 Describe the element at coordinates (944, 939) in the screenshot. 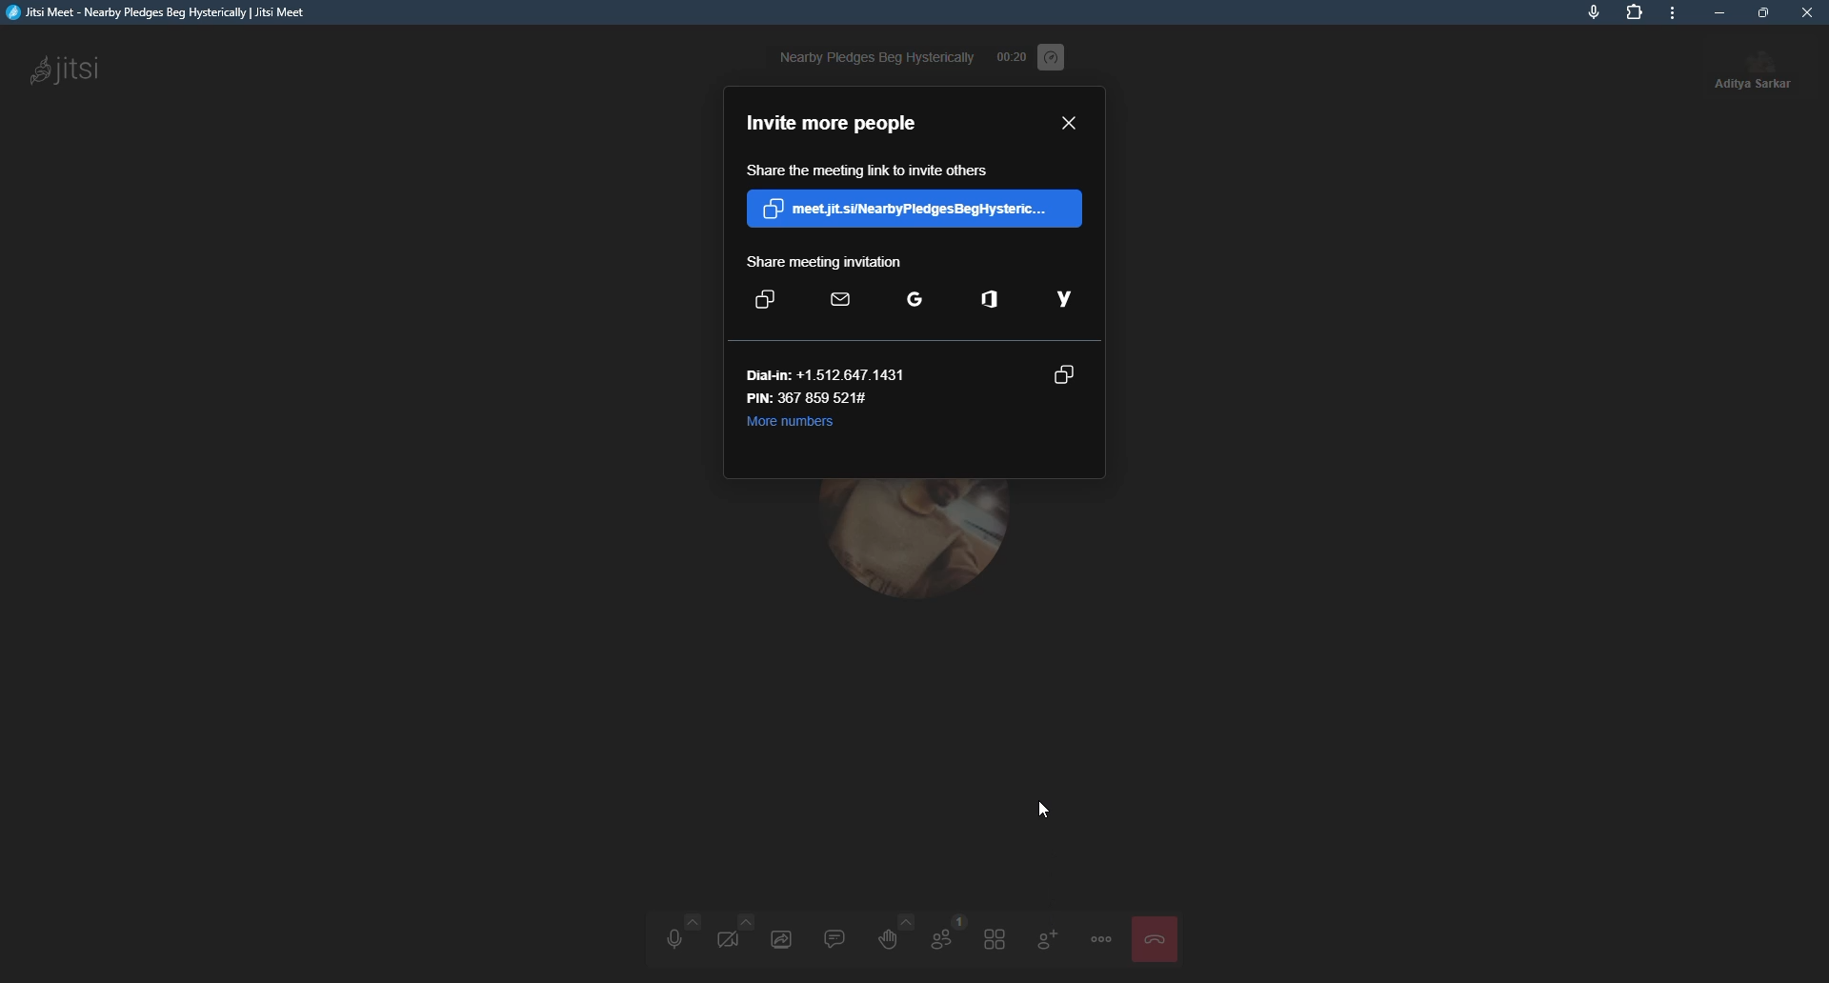

I see `participants` at that location.